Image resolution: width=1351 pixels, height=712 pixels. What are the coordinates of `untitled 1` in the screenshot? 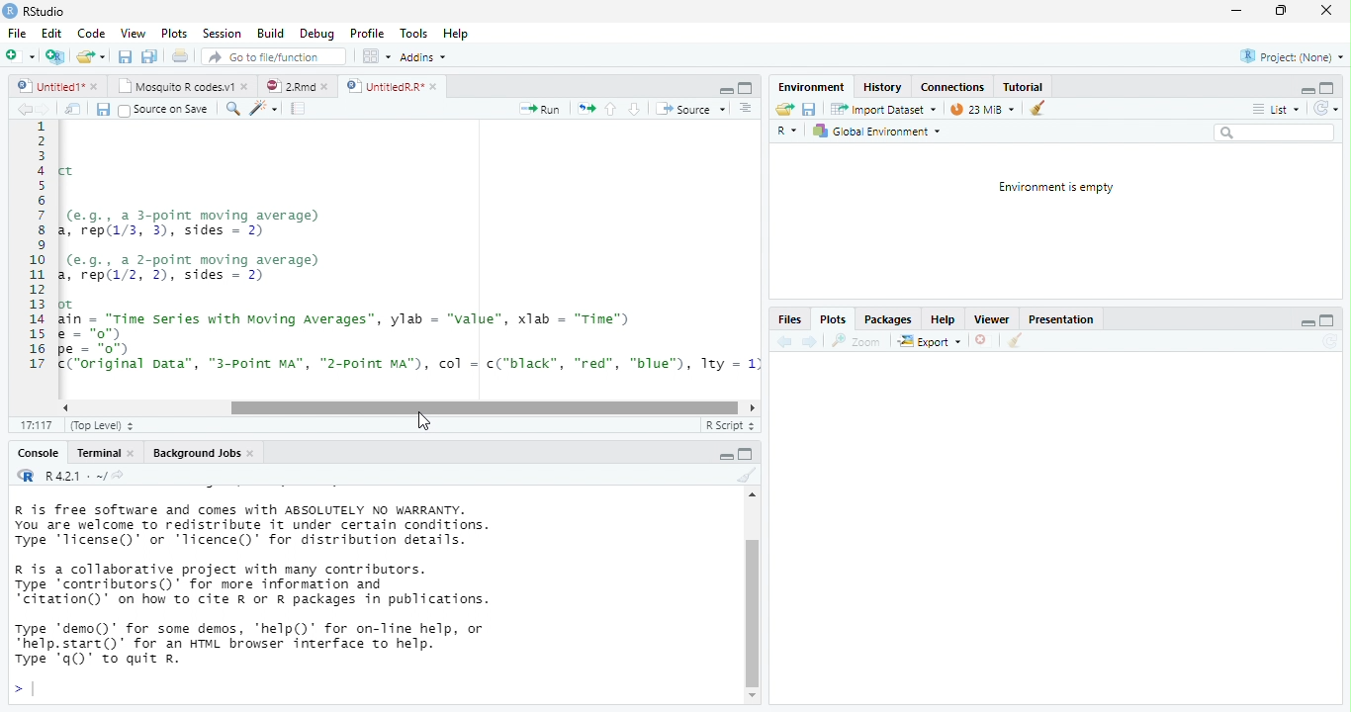 It's located at (45, 85).